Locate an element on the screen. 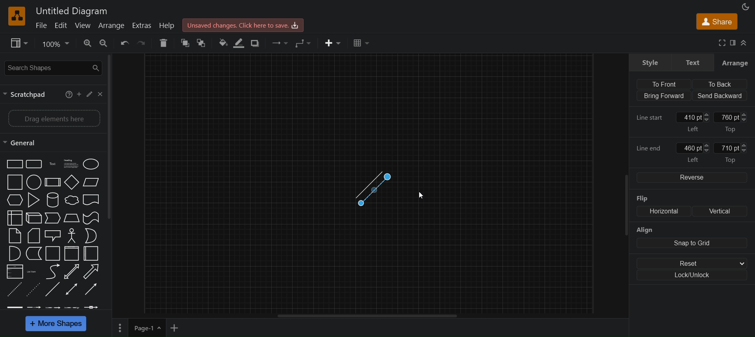 The width and height of the screenshot is (755, 337). Parallelogram is located at coordinates (91, 182).